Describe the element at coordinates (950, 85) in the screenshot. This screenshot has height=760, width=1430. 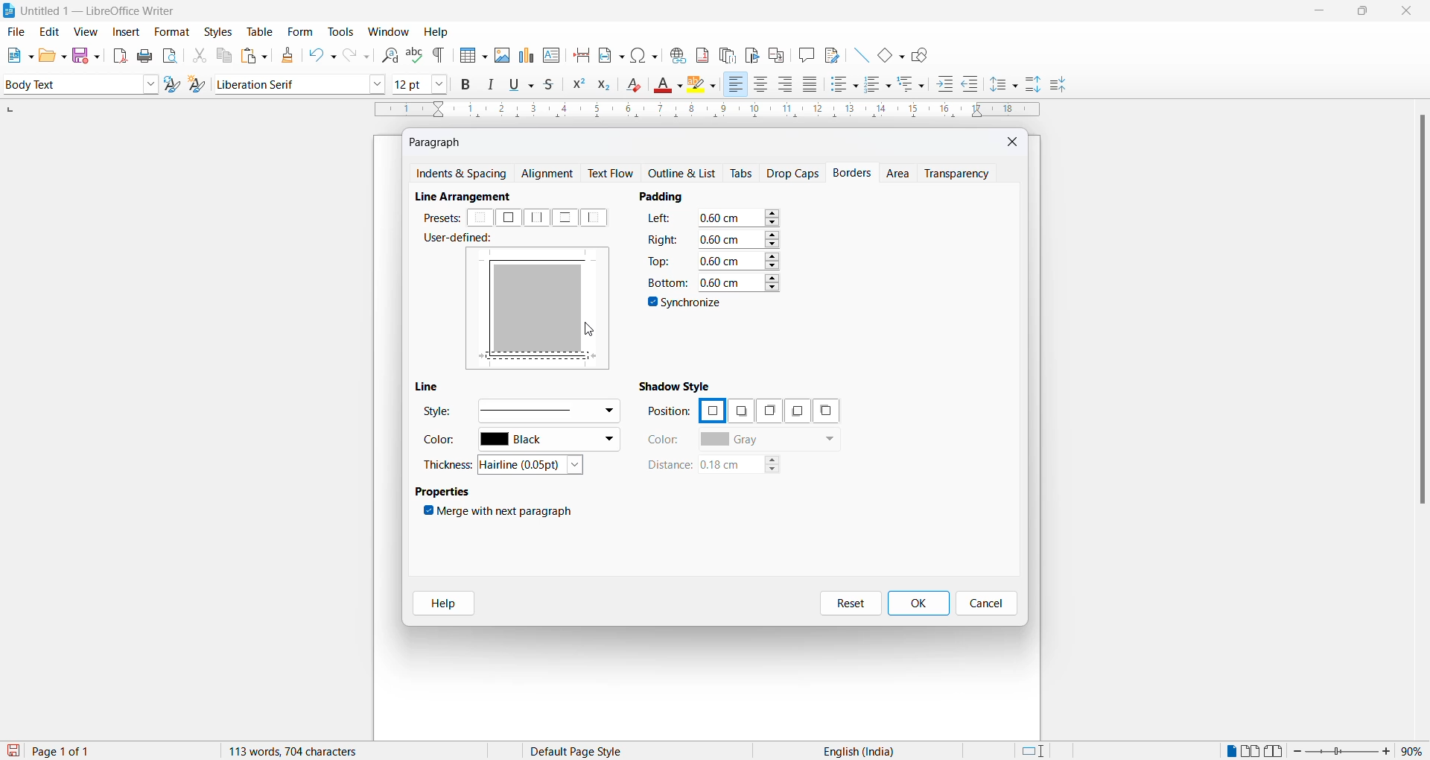
I see `increase indent` at that location.